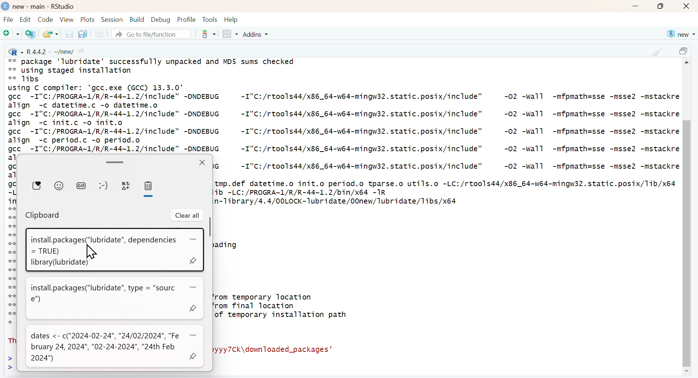  What do you see at coordinates (105, 293) in the screenshot?
I see `install.packages("lubridate”, type = "sourc
e")` at bounding box center [105, 293].